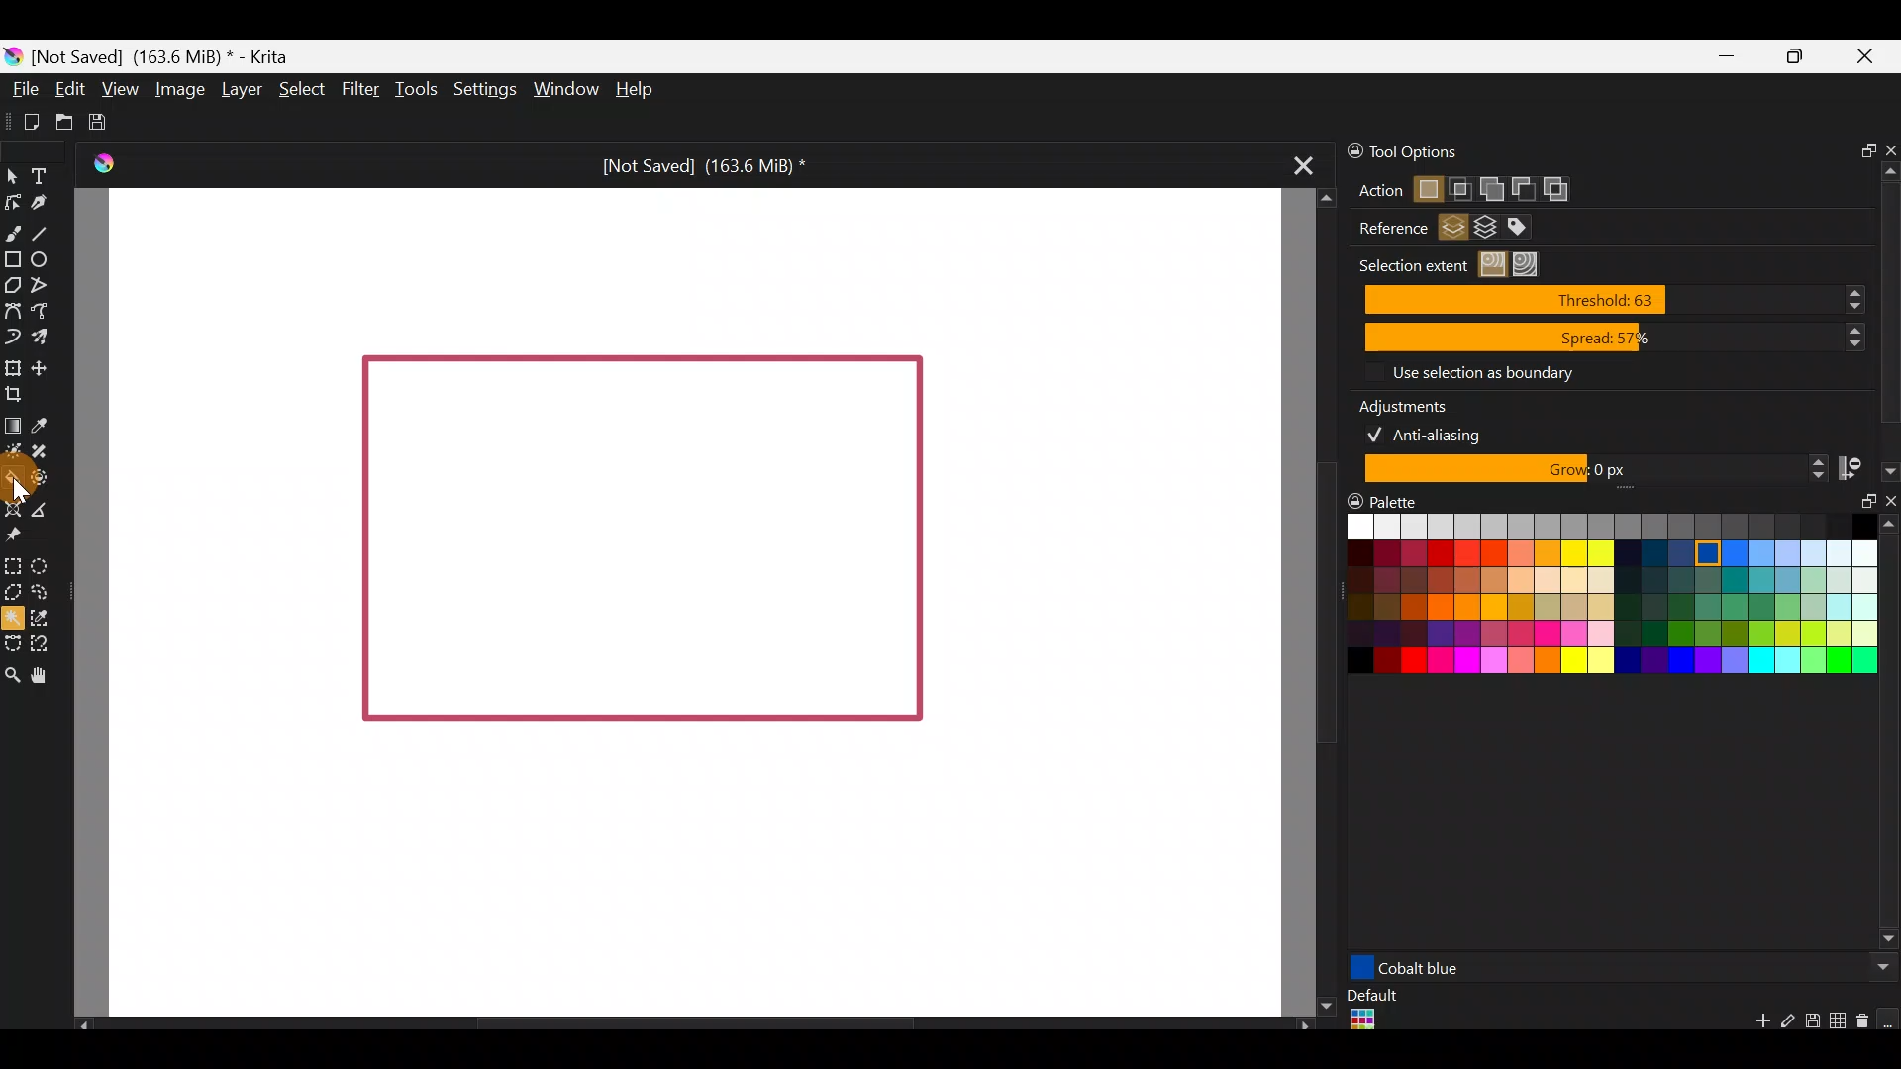  Describe the element at coordinates (1889, 300) in the screenshot. I see `Scroll  bar` at that location.